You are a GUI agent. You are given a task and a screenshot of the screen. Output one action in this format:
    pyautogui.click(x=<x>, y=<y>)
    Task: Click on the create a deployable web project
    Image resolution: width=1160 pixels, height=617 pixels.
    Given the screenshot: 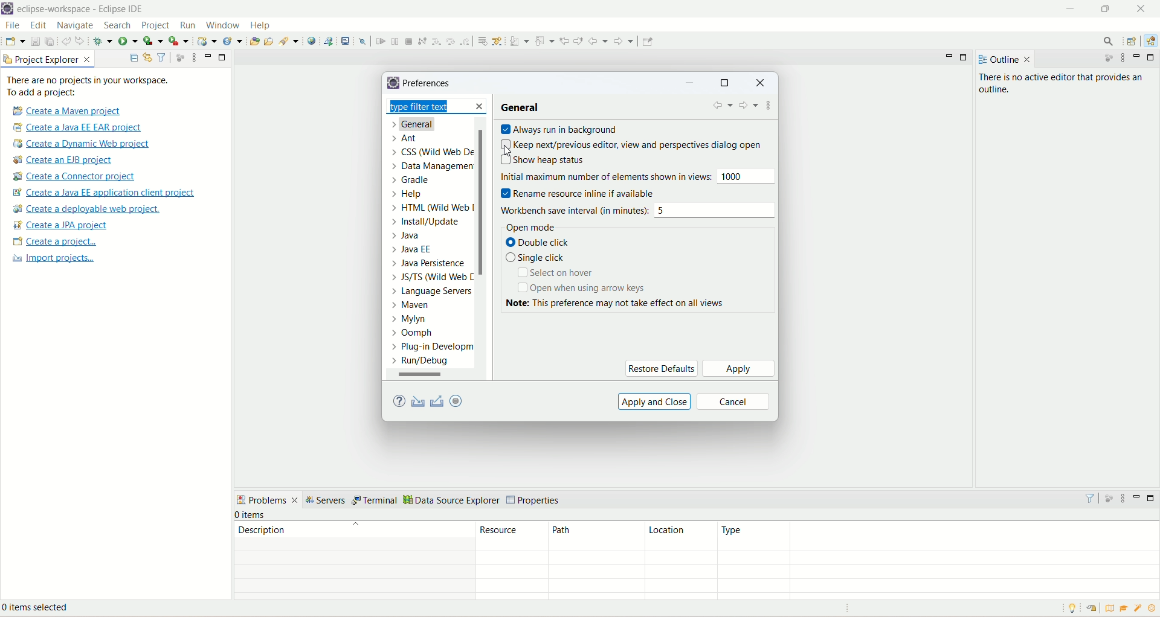 What is the action you would take?
    pyautogui.click(x=88, y=209)
    